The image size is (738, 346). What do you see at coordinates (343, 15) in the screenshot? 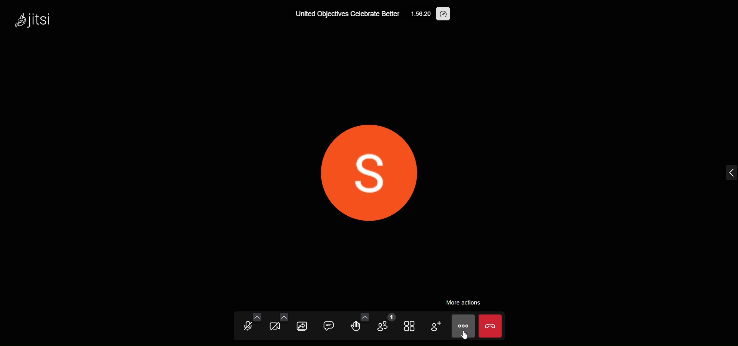
I see `United Objectives Celebrate Better` at bounding box center [343, 15].